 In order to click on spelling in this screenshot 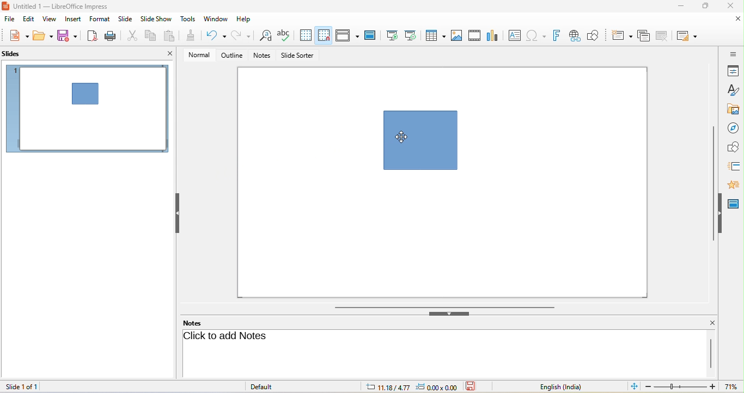, I will do `click(284, 34)`.